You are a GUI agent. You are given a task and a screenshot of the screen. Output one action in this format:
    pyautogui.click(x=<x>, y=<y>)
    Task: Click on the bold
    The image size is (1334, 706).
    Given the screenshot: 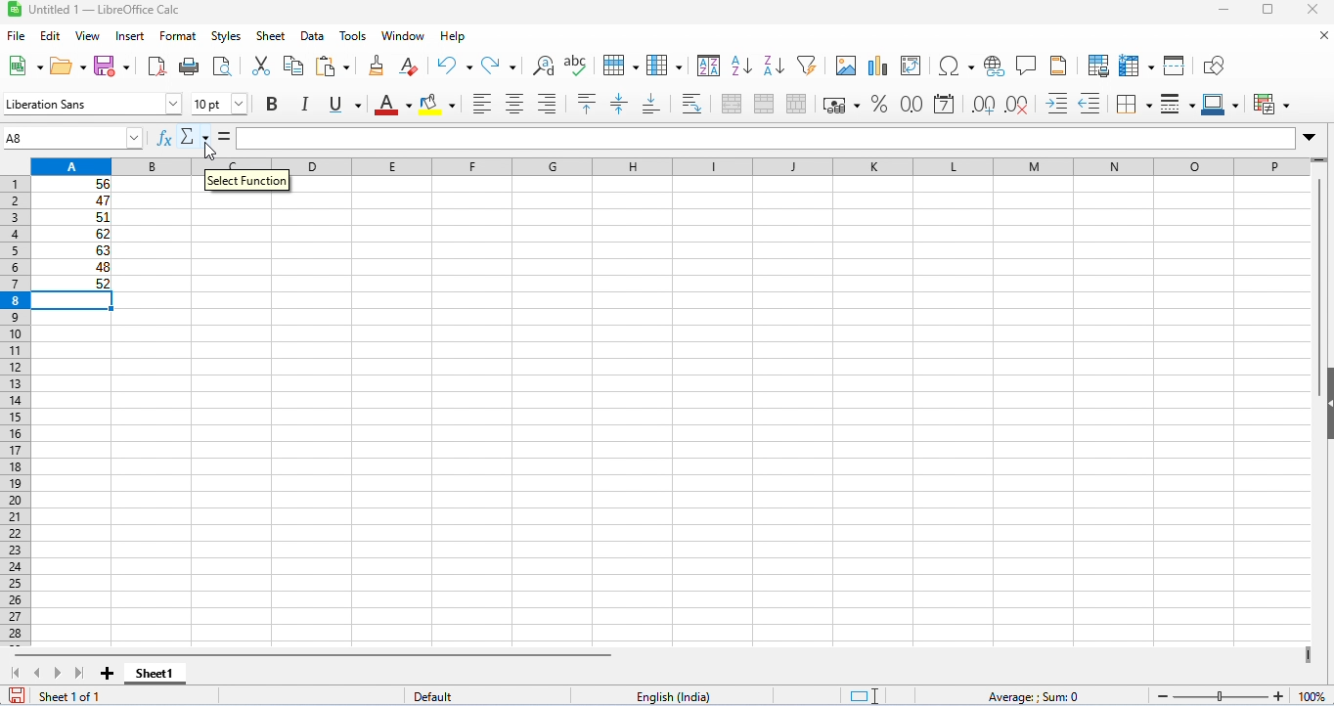 What is the action you would take?
    pyautogui.click(x=272, y=105)
    